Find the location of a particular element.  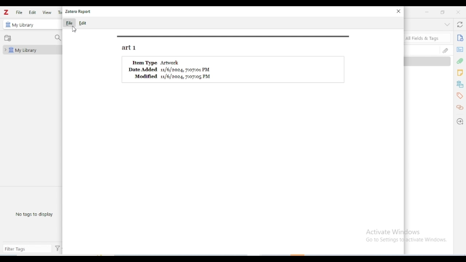

attachments is located at coordinates (445, 50).